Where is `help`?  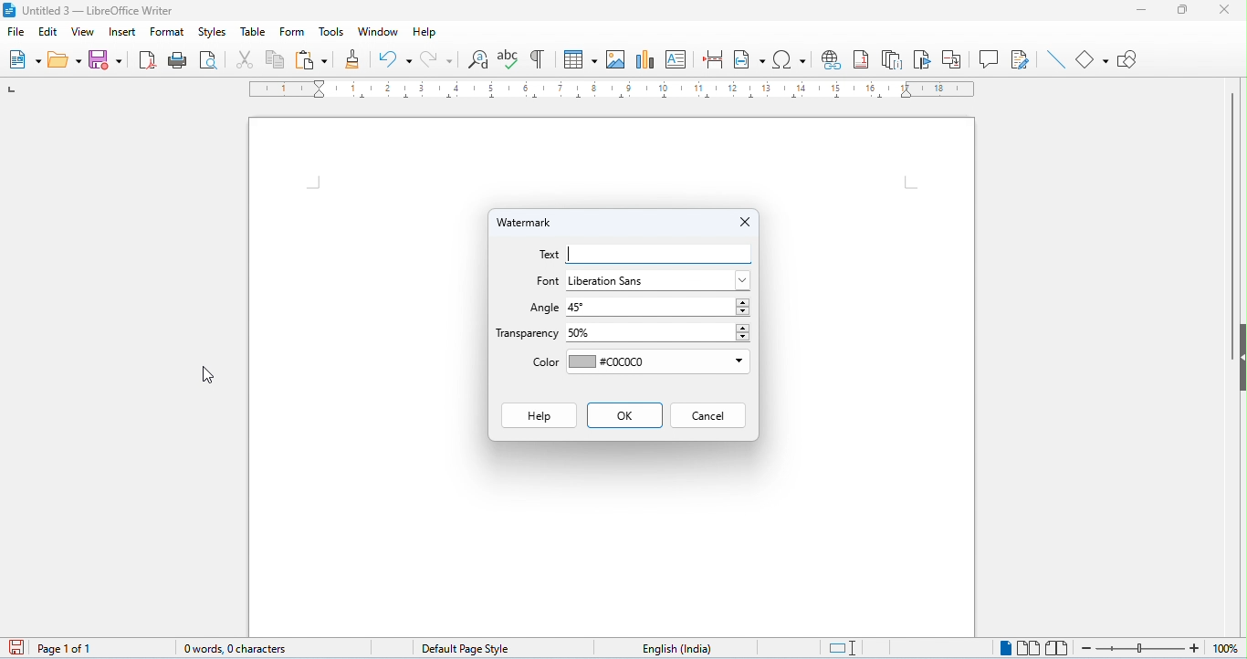 help is located at coordinates (424, 33).